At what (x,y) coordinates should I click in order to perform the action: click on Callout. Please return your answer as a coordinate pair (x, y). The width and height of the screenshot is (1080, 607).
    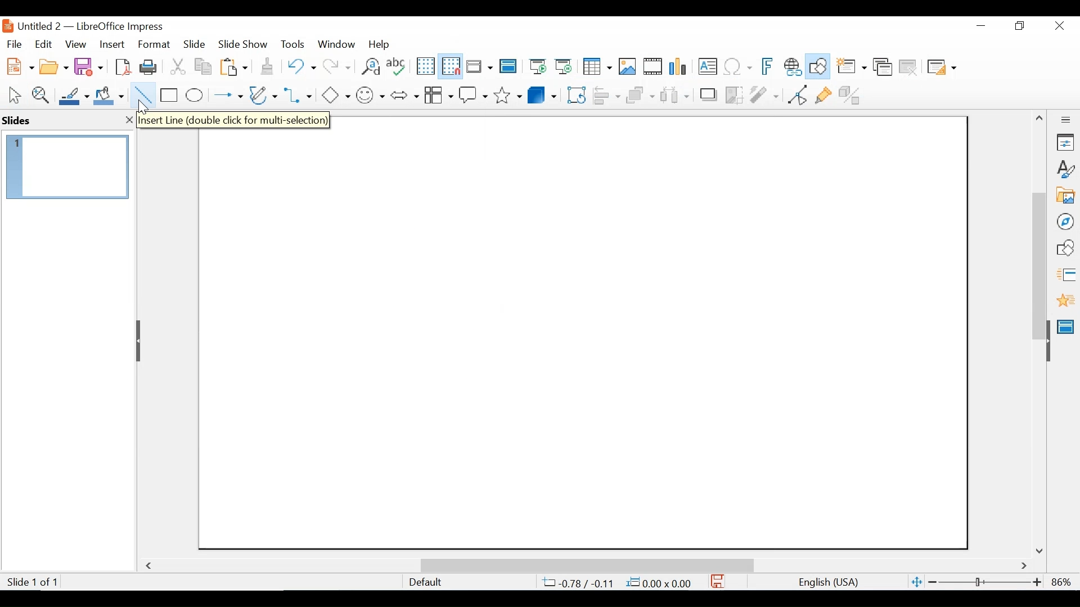
    Looking at the image, I should click on (473, 94).